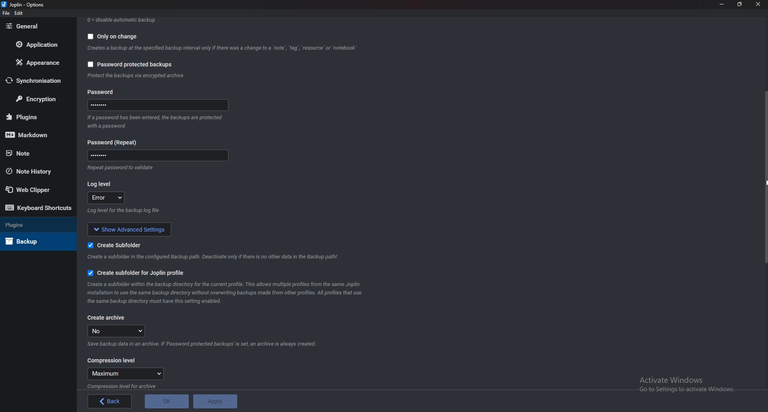 The width and height of the screenshot is (768, 412). I want to click on Note history, so click(34, 172).